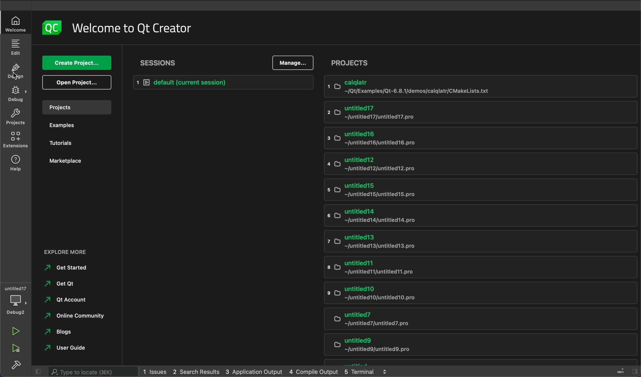 The width and height of the screenshot is (641, 377). I want to click on untitled9, so click(462, 345).